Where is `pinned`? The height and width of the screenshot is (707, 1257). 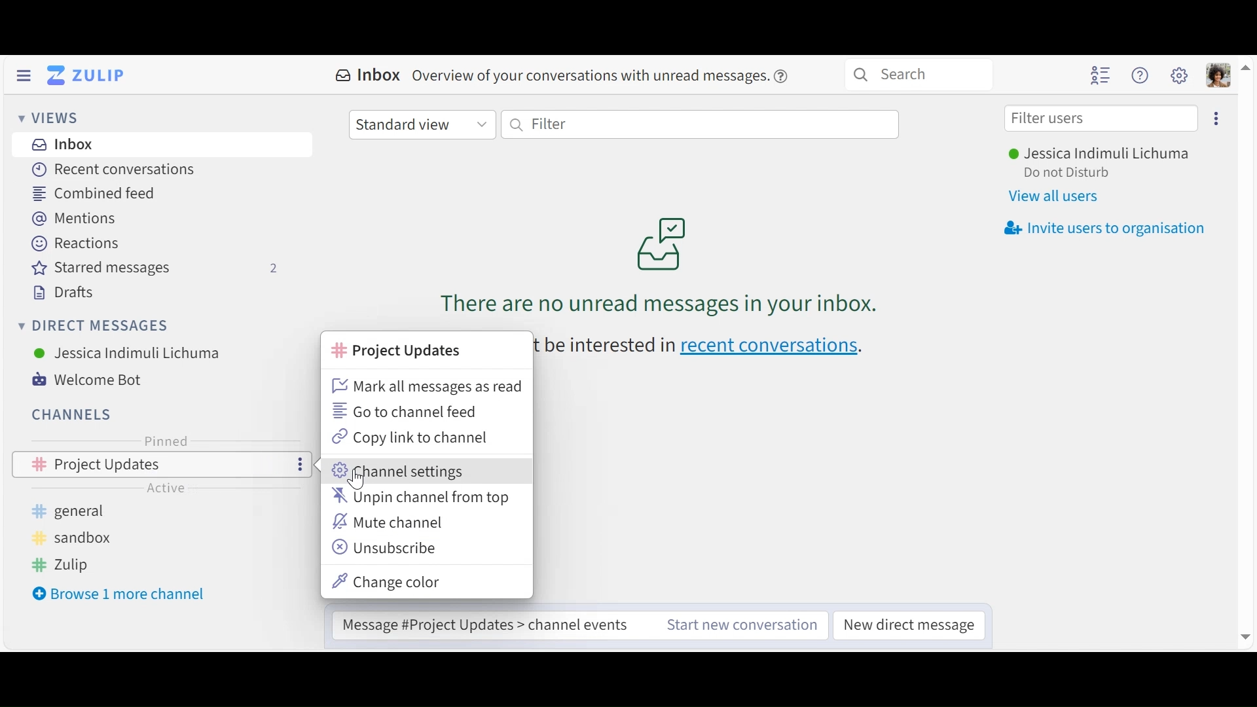
pinned is located at coordinates (167, 441).